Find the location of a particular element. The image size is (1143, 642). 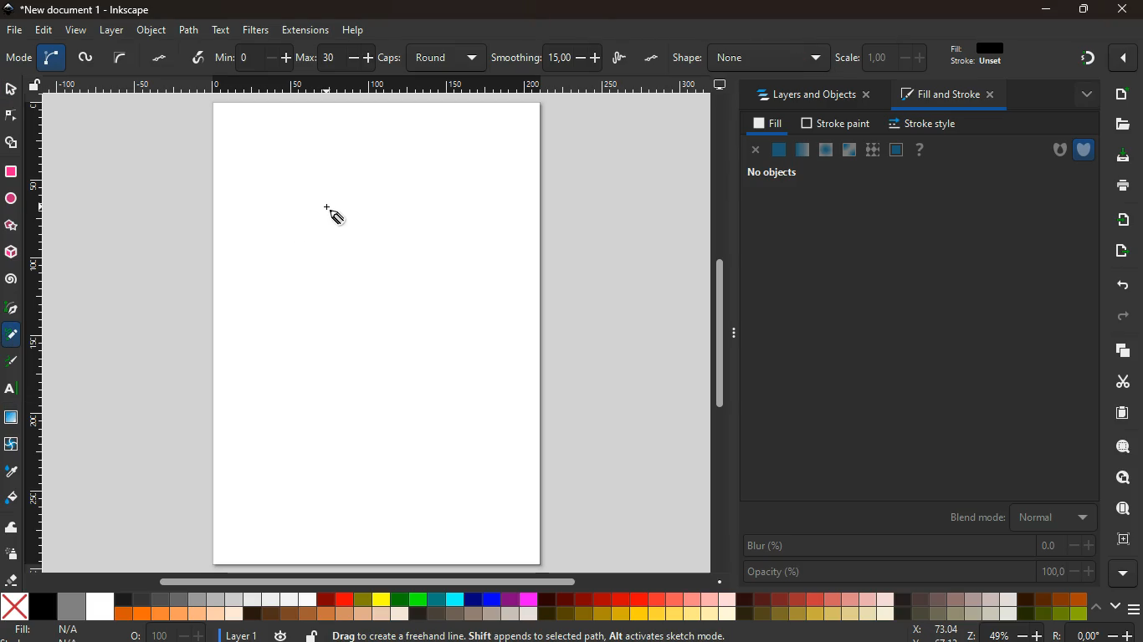

spiral is located at coordinates (11, 279).